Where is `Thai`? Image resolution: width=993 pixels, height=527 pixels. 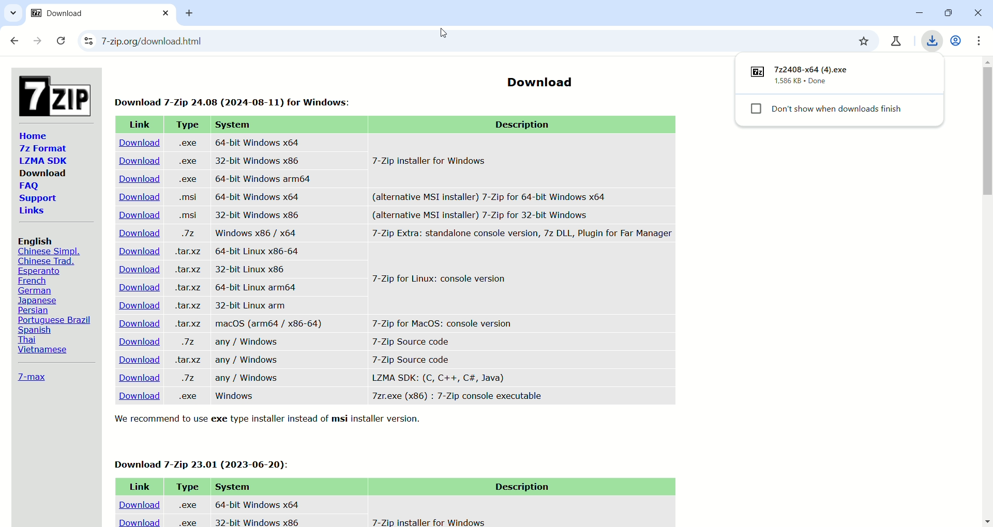 Thai is located at coordinates (27, 339).